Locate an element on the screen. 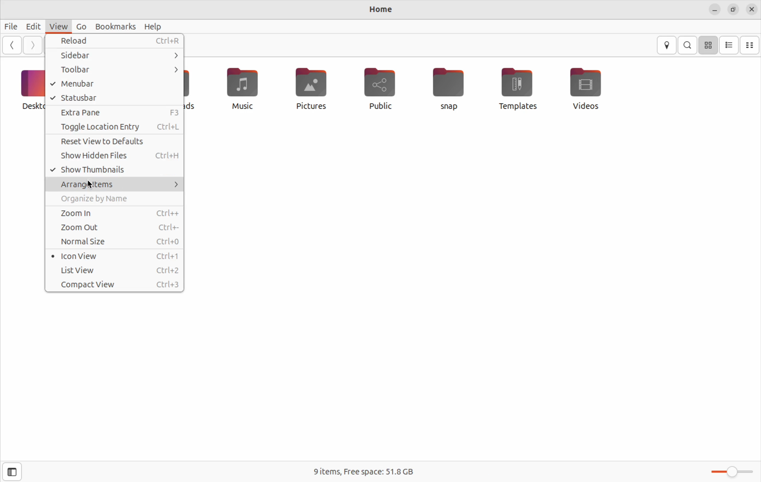  show hidden files is located at coordinates (116, 156).